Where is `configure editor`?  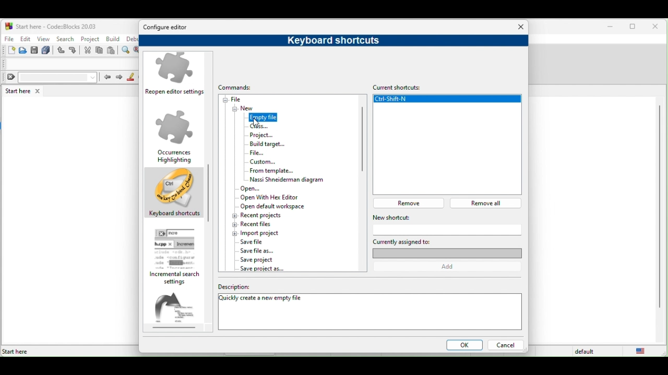 configure editor is located at coordinates (169, 28).